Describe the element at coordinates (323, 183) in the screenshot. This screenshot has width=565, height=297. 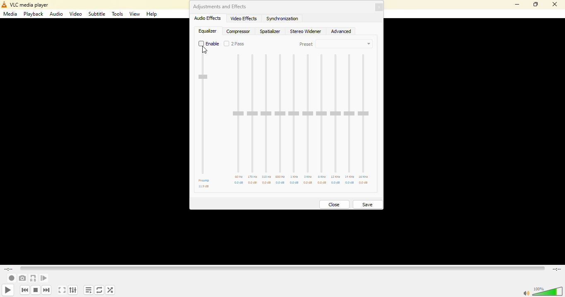
I see `db` at that location.